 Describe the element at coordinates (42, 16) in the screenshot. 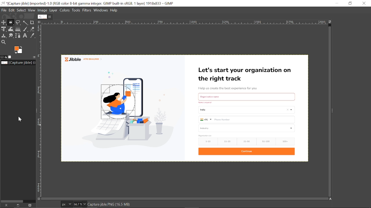

I see `Current Image` at that location.